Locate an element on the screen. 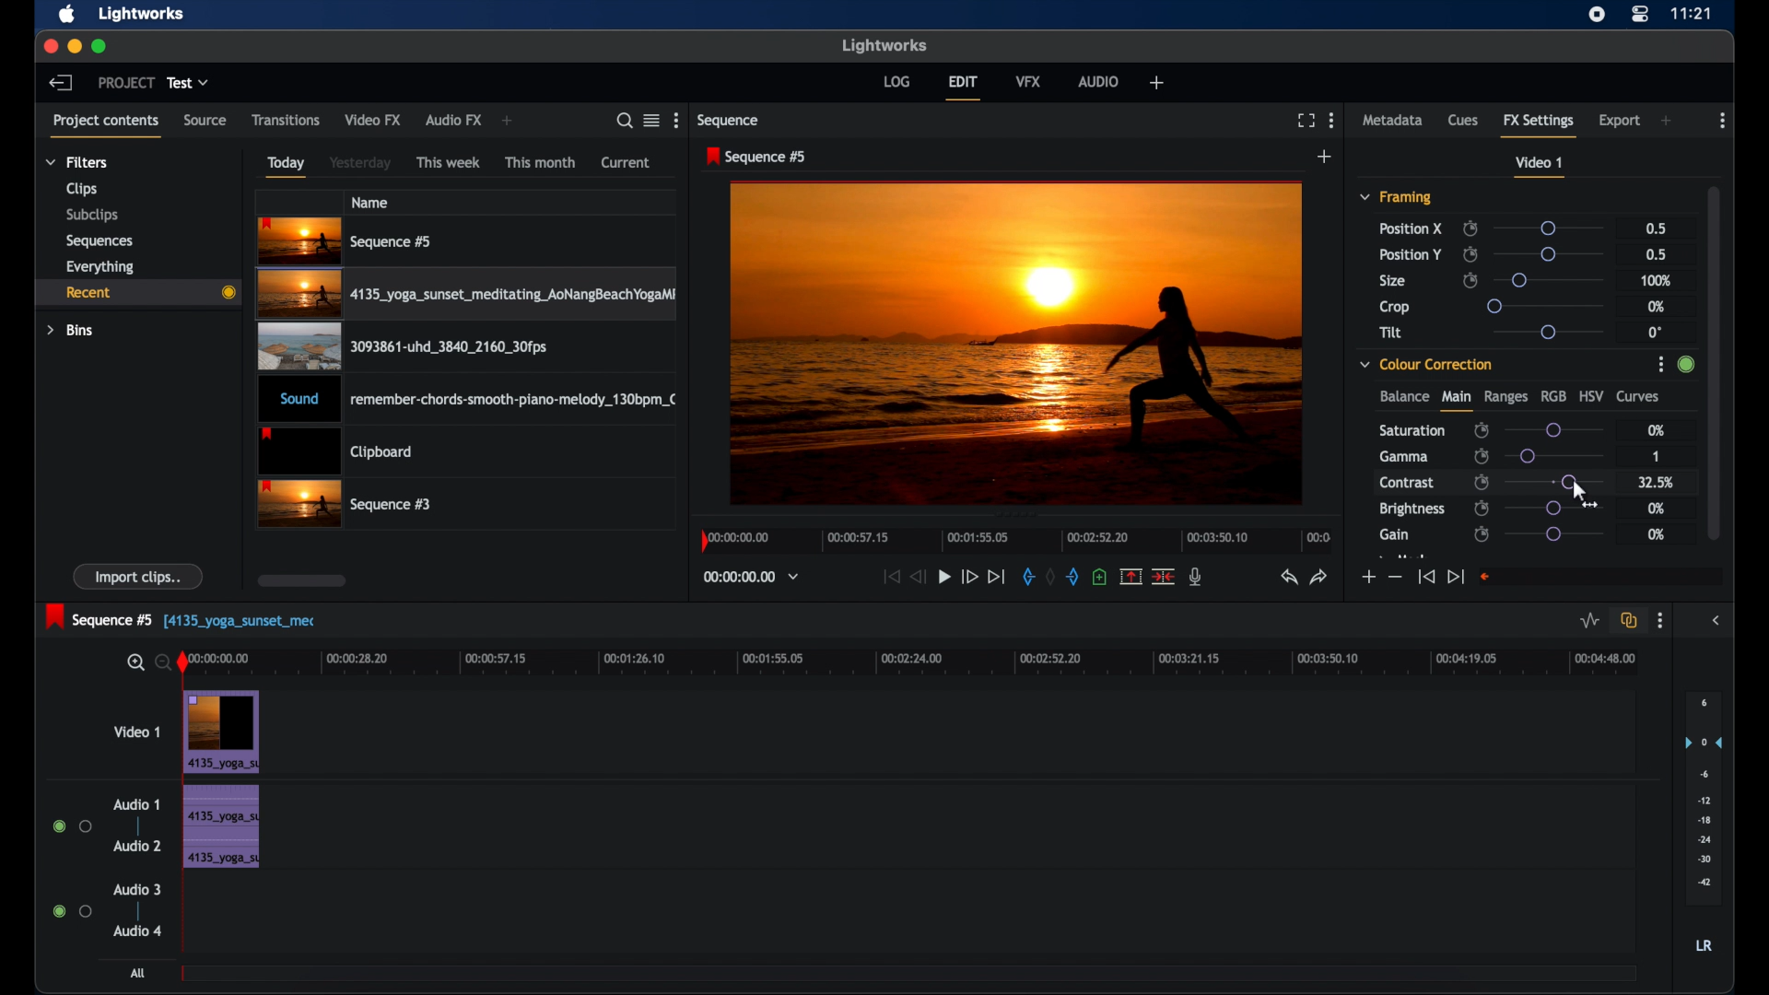  add is located at coordinates (1668, 121).